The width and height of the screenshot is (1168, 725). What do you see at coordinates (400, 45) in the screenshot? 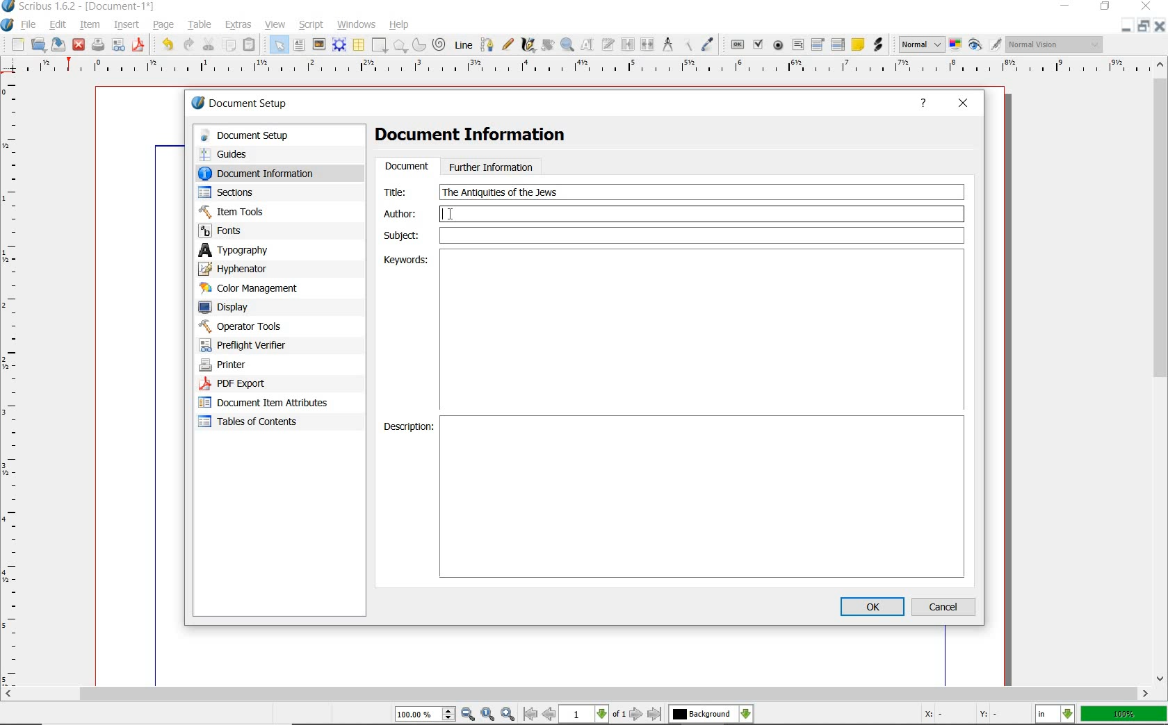
I see `shape` at bounding box center [400, 45].